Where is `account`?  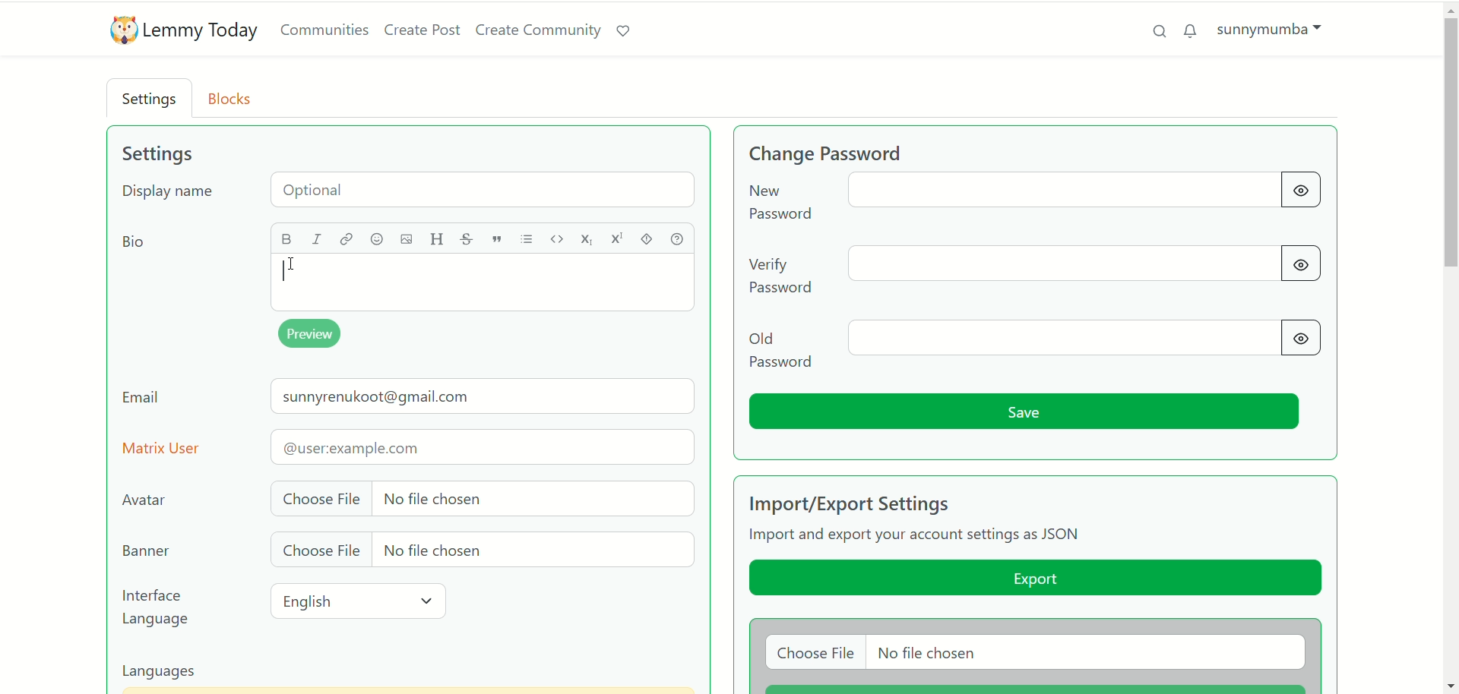
account is located at coordinates (1270, 28).